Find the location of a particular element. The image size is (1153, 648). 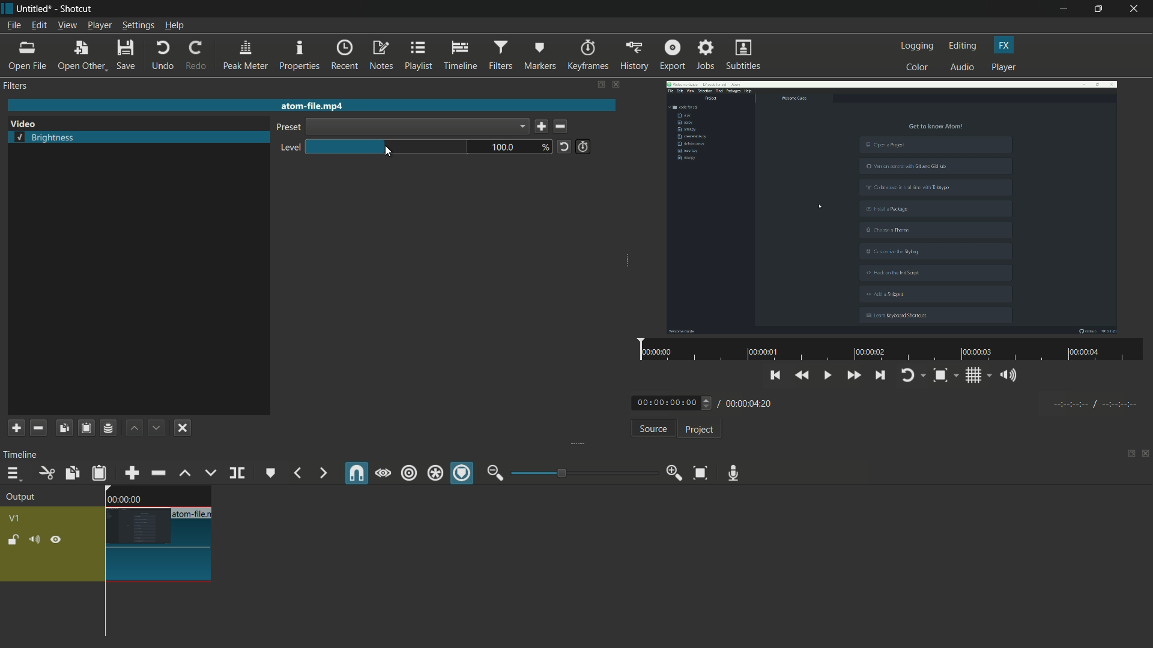

copy filters is located at coordinates (63, 428).